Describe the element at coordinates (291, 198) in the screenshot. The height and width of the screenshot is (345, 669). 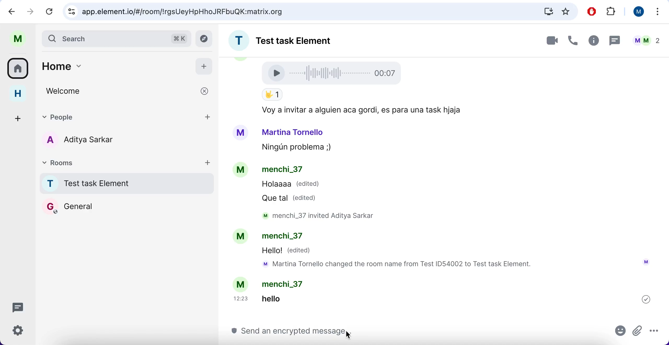
I see `Que tal (edited)` at that location.